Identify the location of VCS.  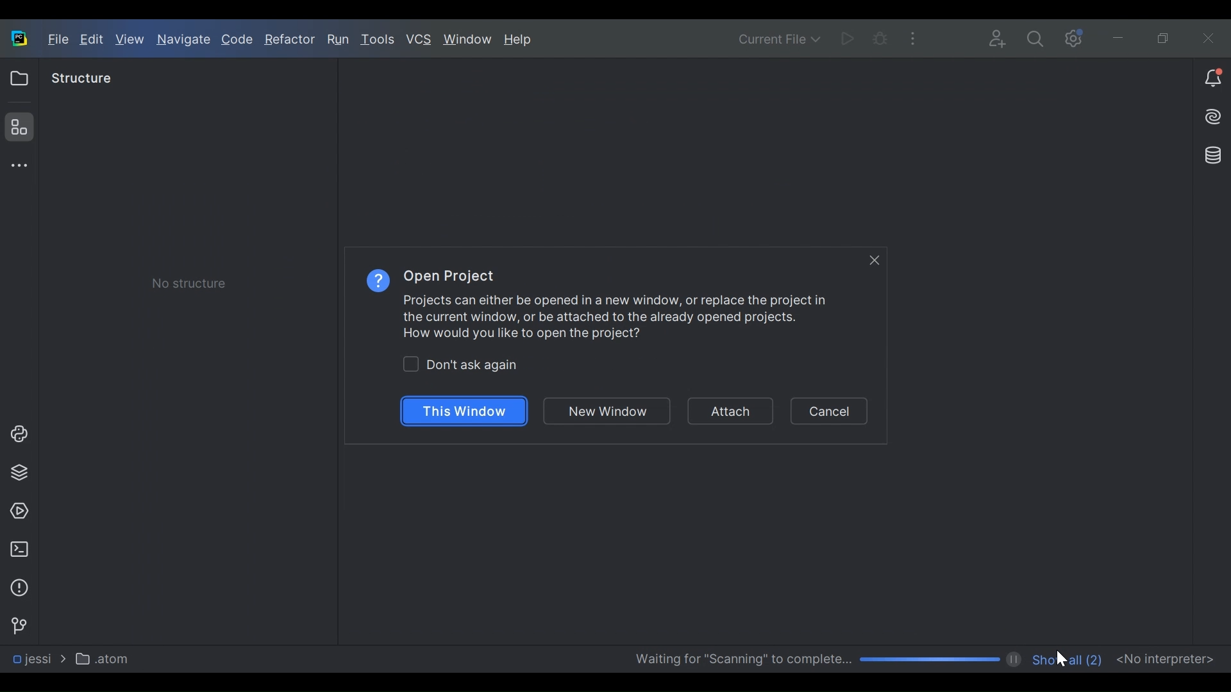
(419, 40).